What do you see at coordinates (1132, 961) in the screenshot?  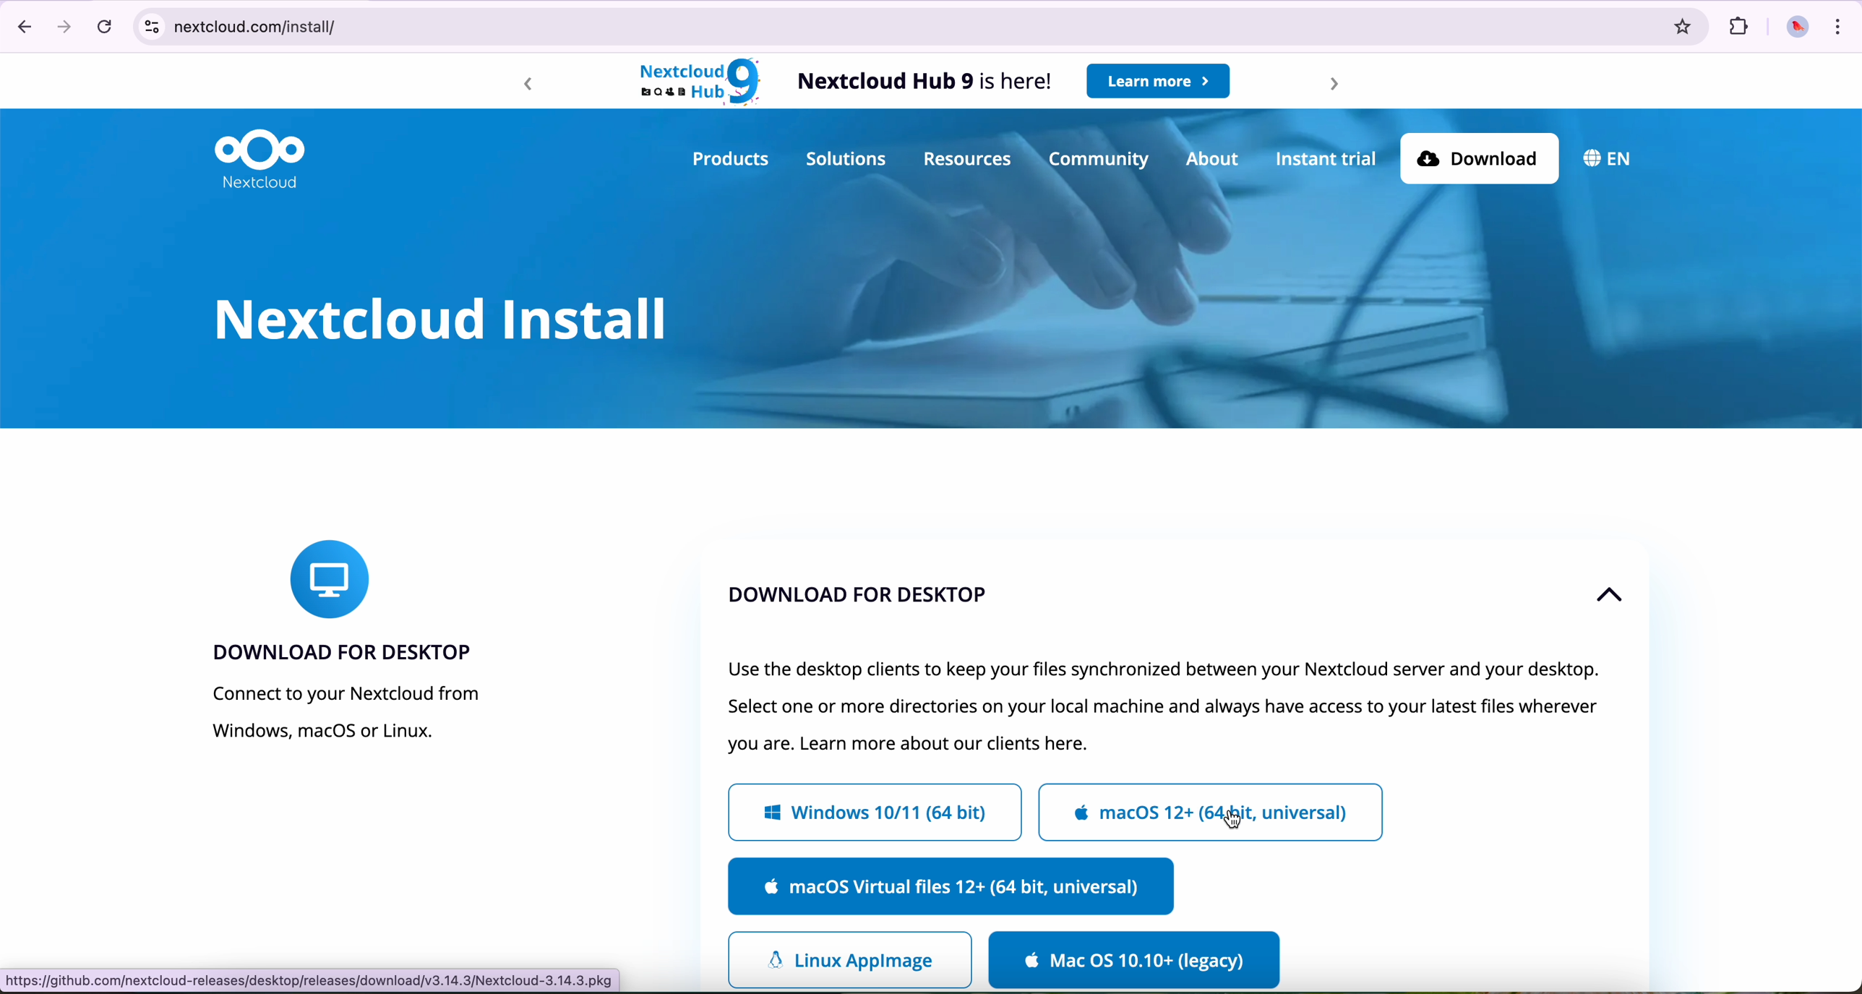 I see `download for Mac OS legacy` at bounding box center [1132, 961].